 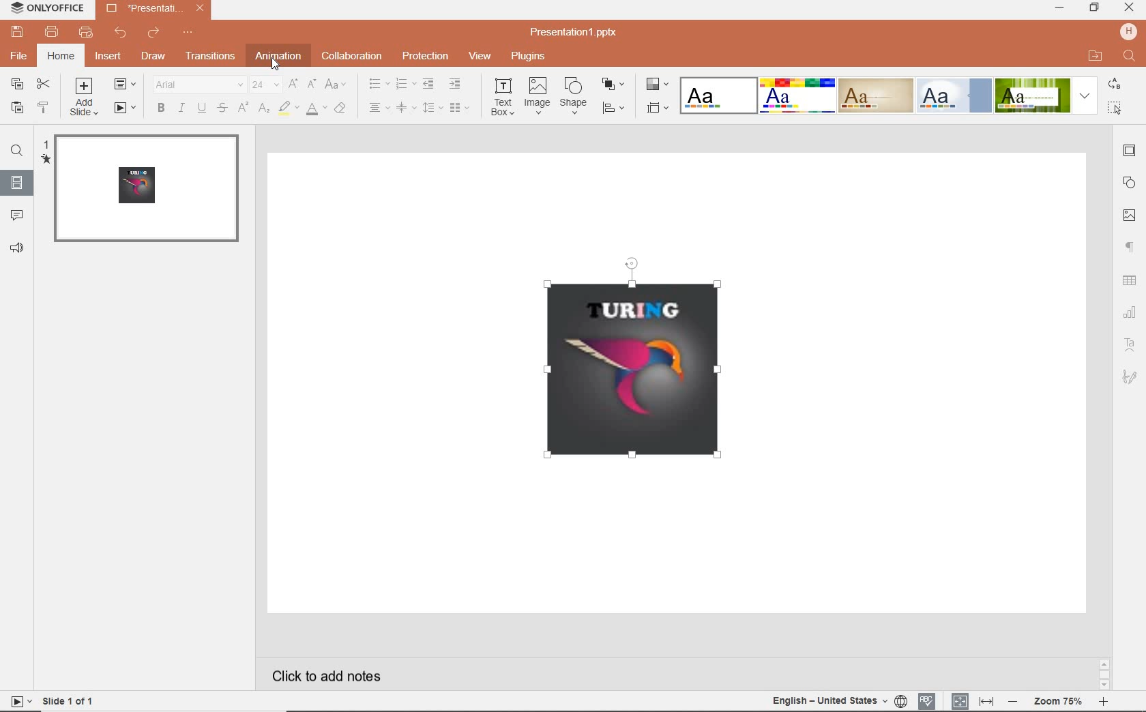 I want to click on click to add notes, so click(x=332, y=674).